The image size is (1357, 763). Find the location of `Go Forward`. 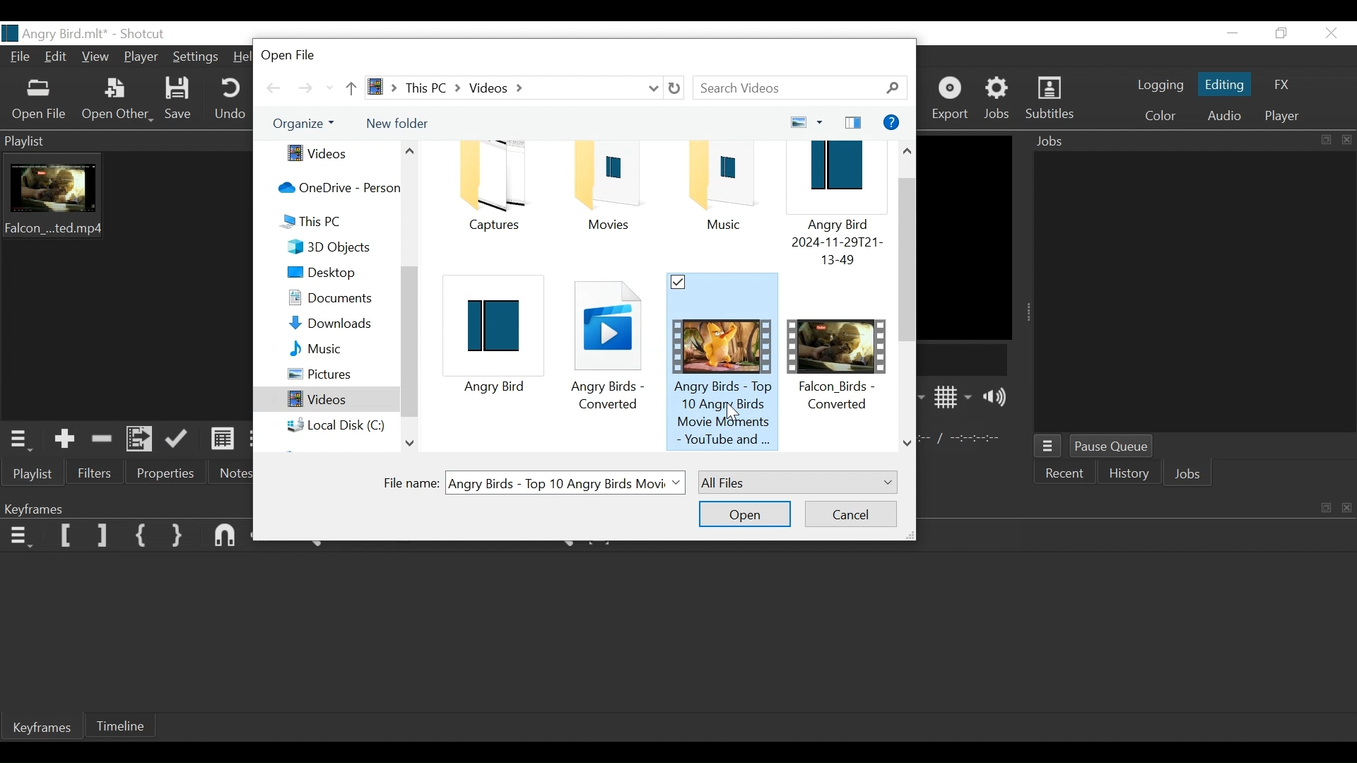

Go Forward is located at coordinates (310, 88).